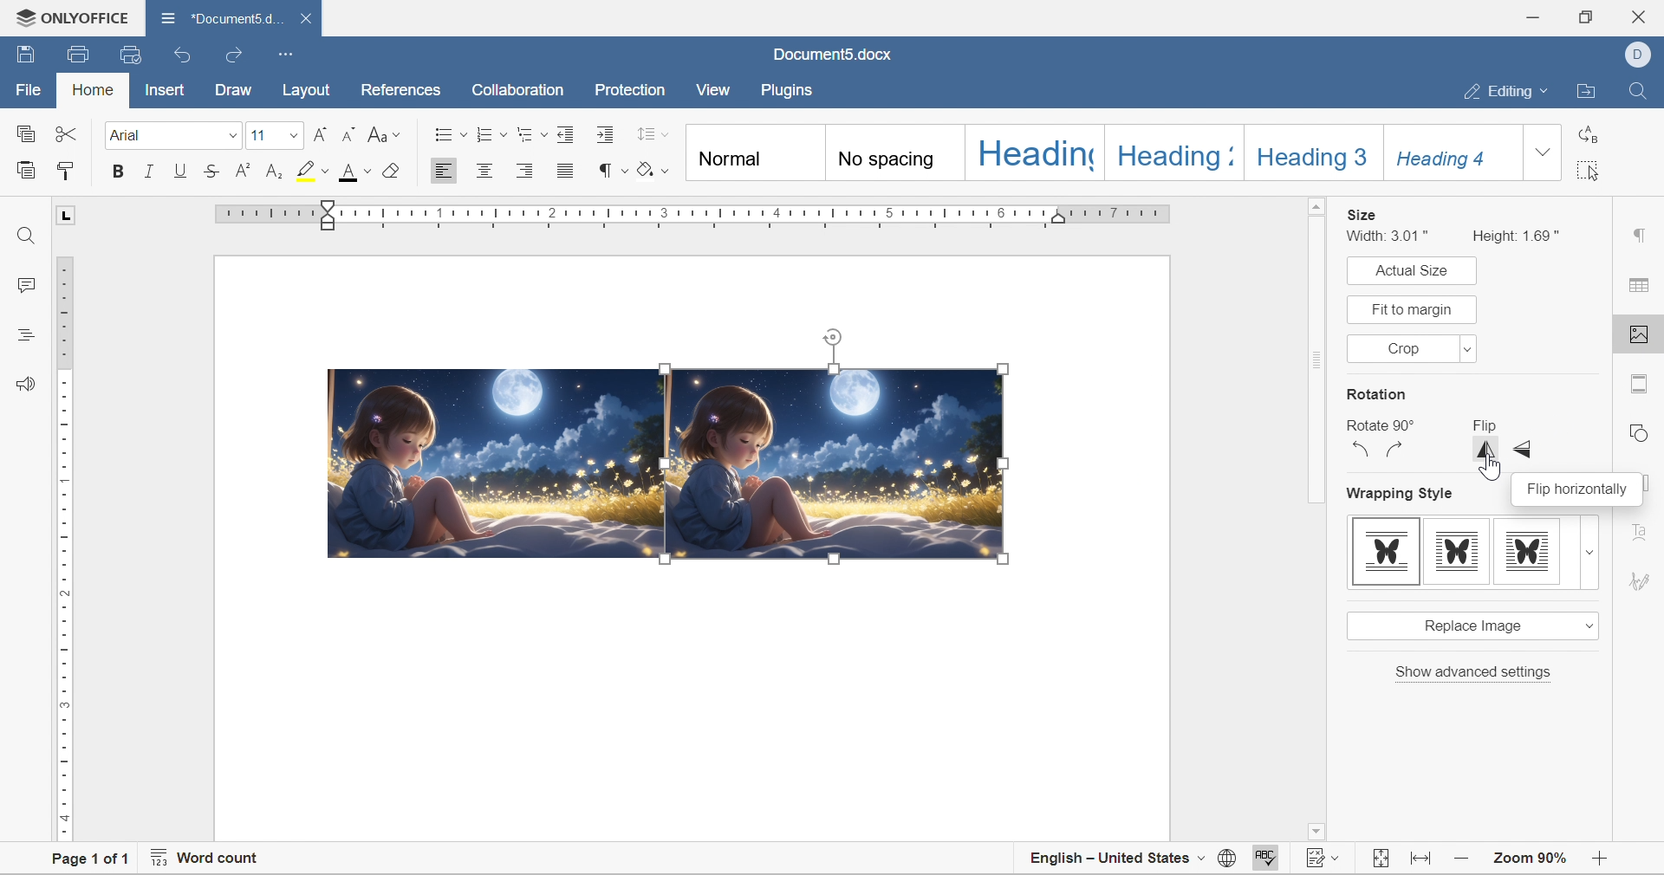 The width and height of the screenshot is (1664, 875). What do you see at coordinates (1590, 553) in the screenshot?
I see `drop down` at bounding box center [1590, 553].